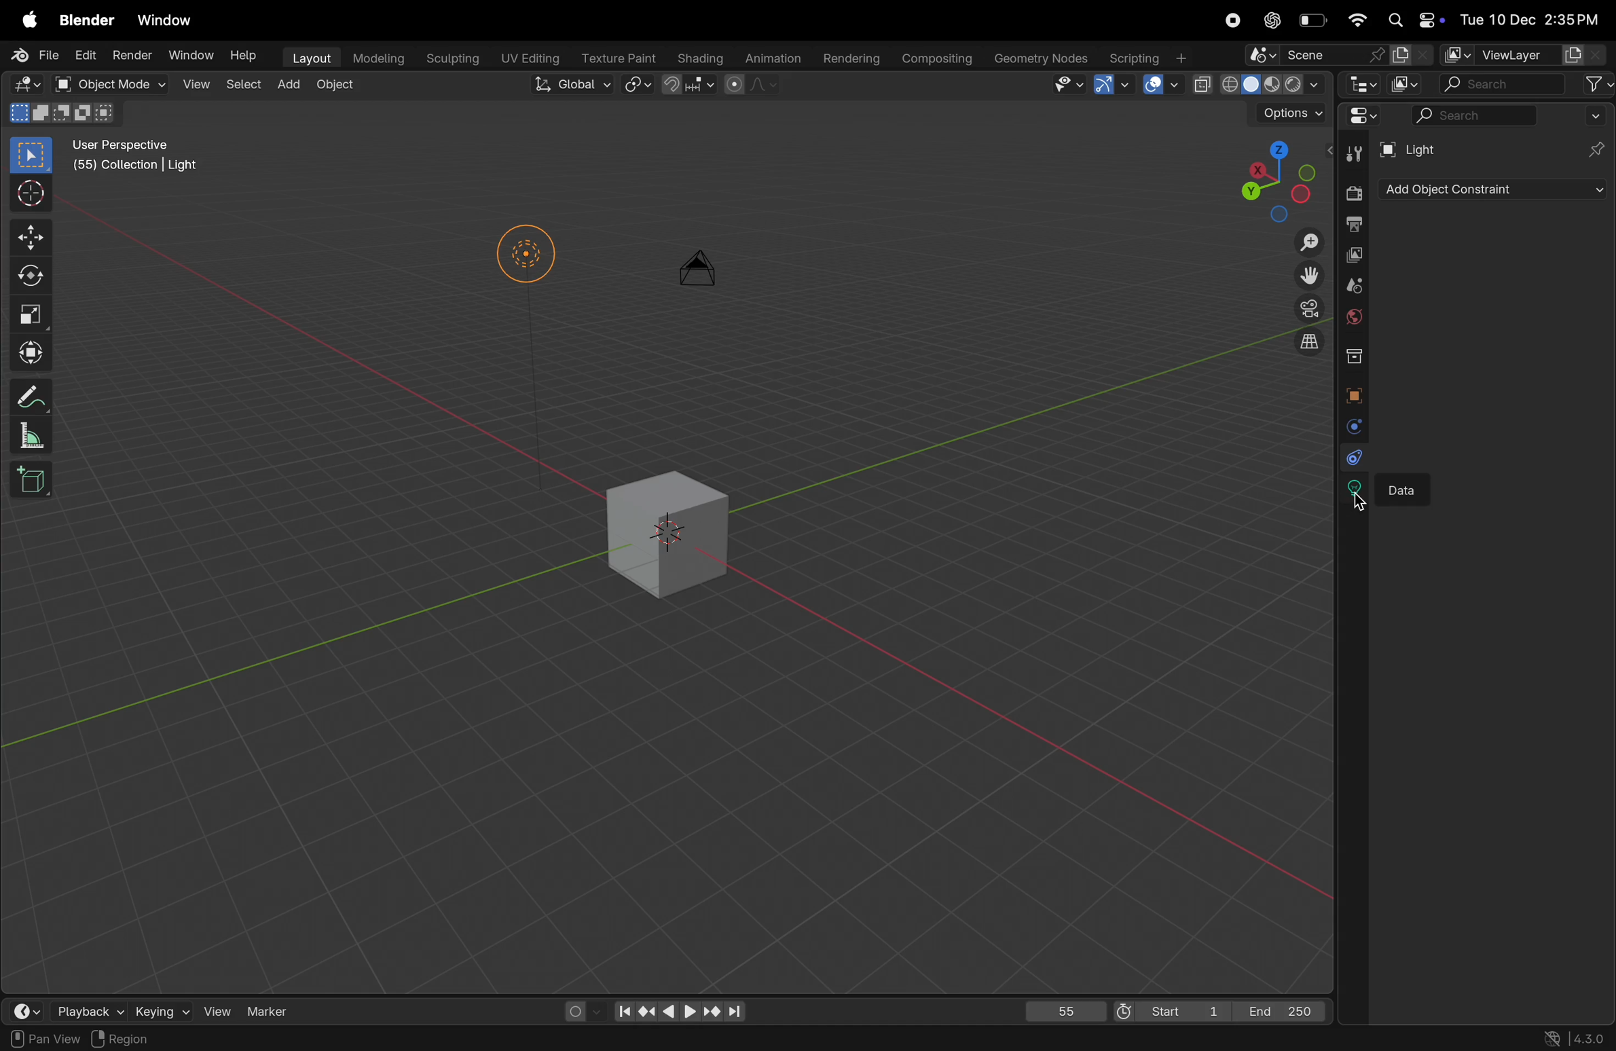 This screenshot has width=1616, height=1051. Describe the element at coordinates (1306, 309) in the screenshot. I see `camera` at that location.